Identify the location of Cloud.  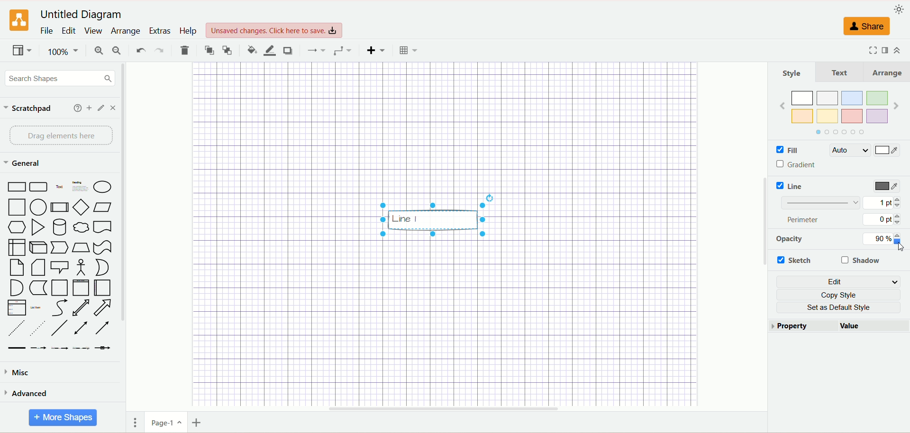
(81, 226).